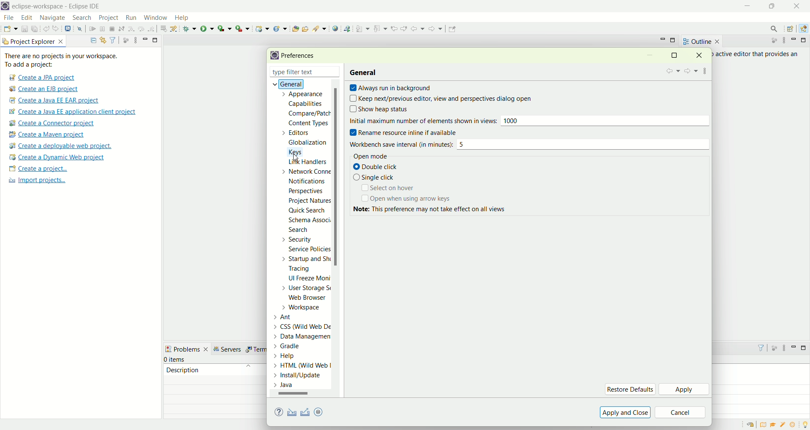 The height and width of the screenshot is (430, 810). Describe the element at coordinates (752, 425) in the screenshot. I see `restore welcome` at that location.